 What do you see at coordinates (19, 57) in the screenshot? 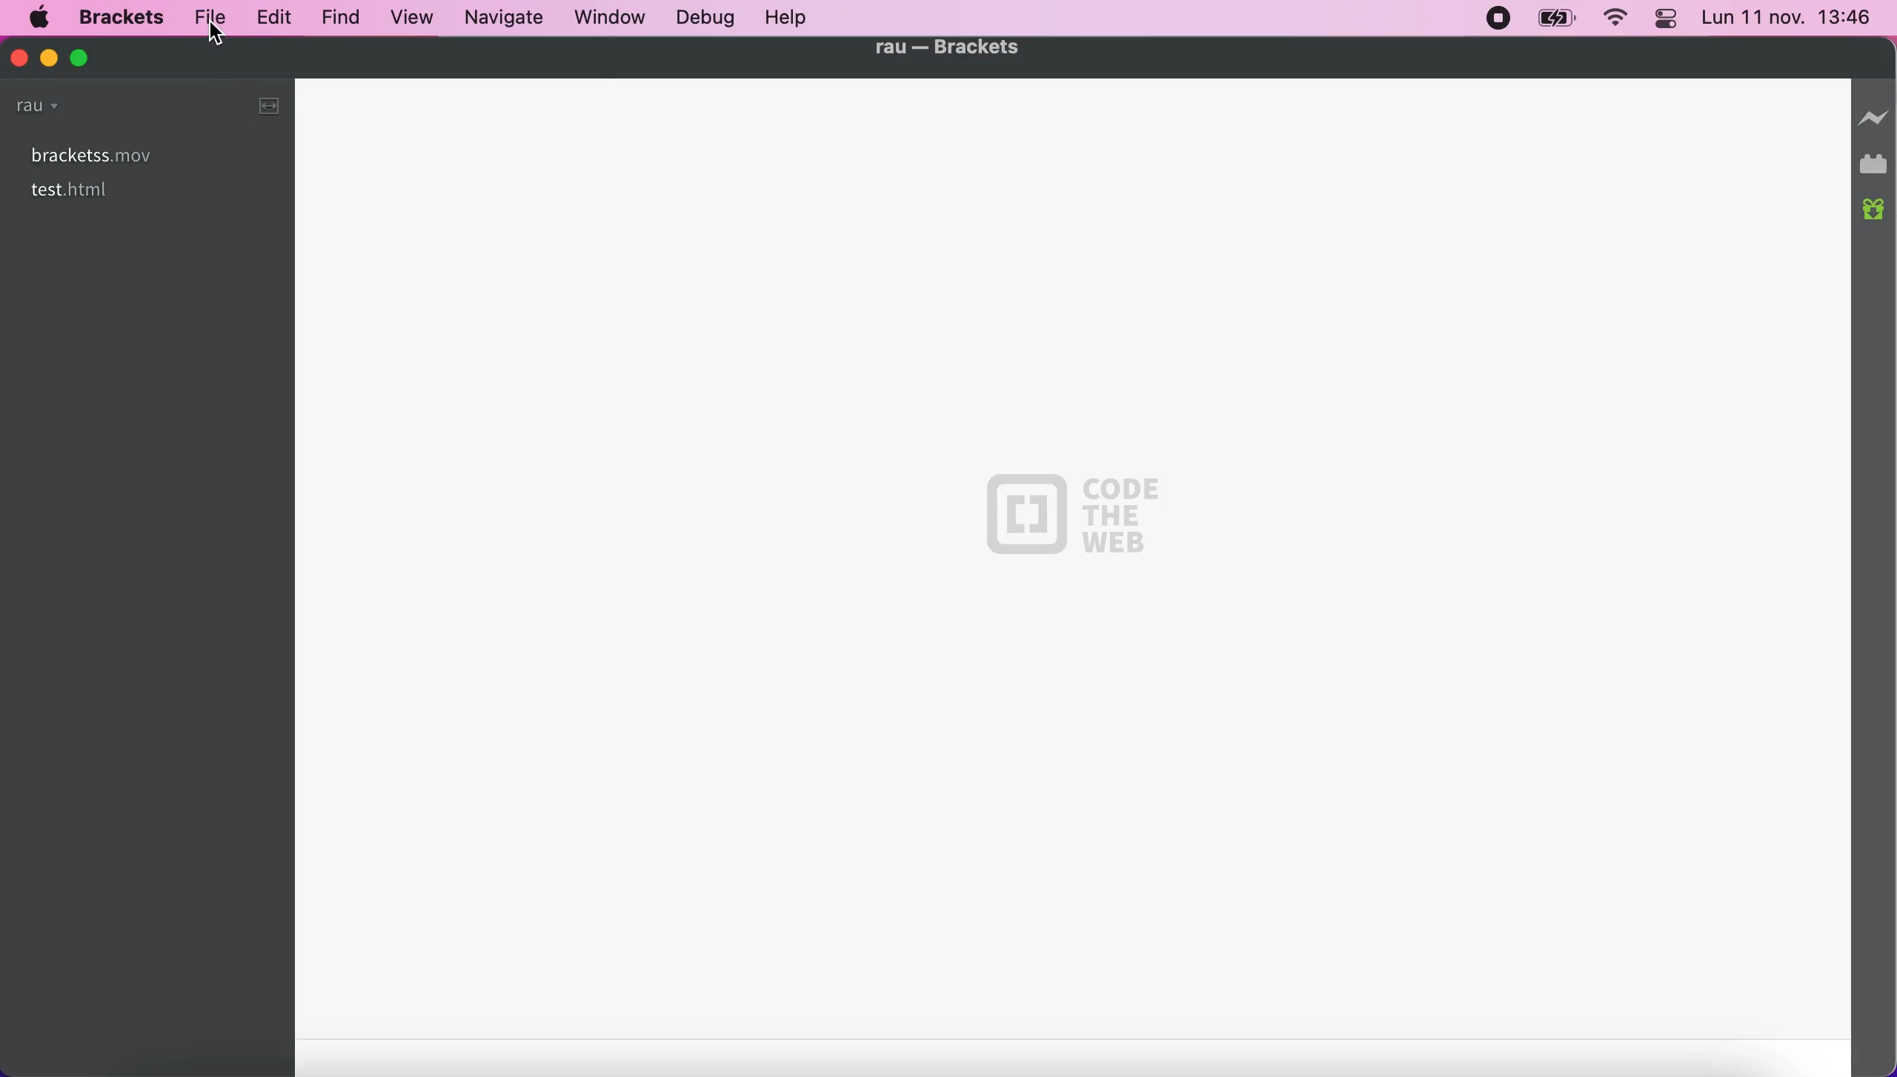
I see `close` at bounding box center [19, 57].